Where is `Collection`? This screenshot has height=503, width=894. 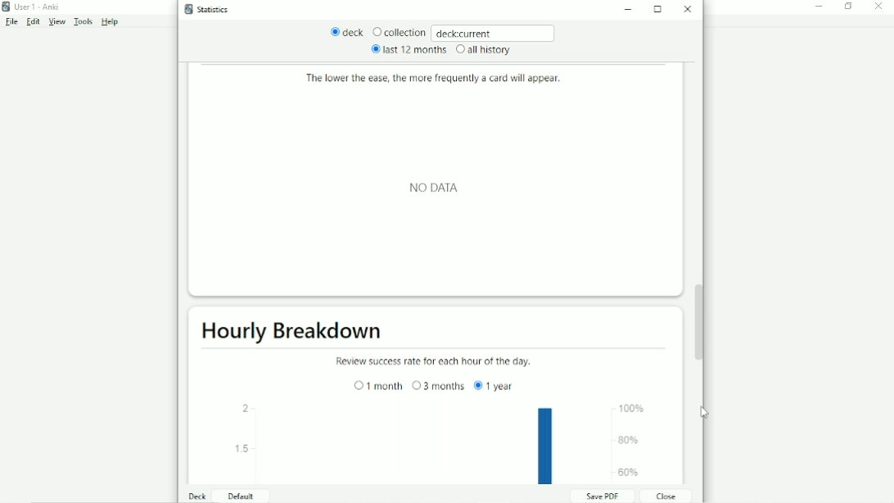
Collection is located at coordinates (399, 33).